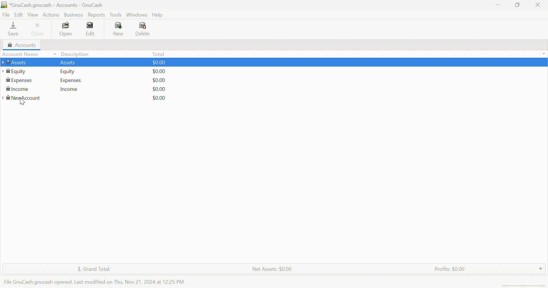 Image resolution: width=548 pixels, height=288 pixels. What do you see at coordinates (13, 28) in the screenshot?
I see `Save` at bounding box center [13, 28].